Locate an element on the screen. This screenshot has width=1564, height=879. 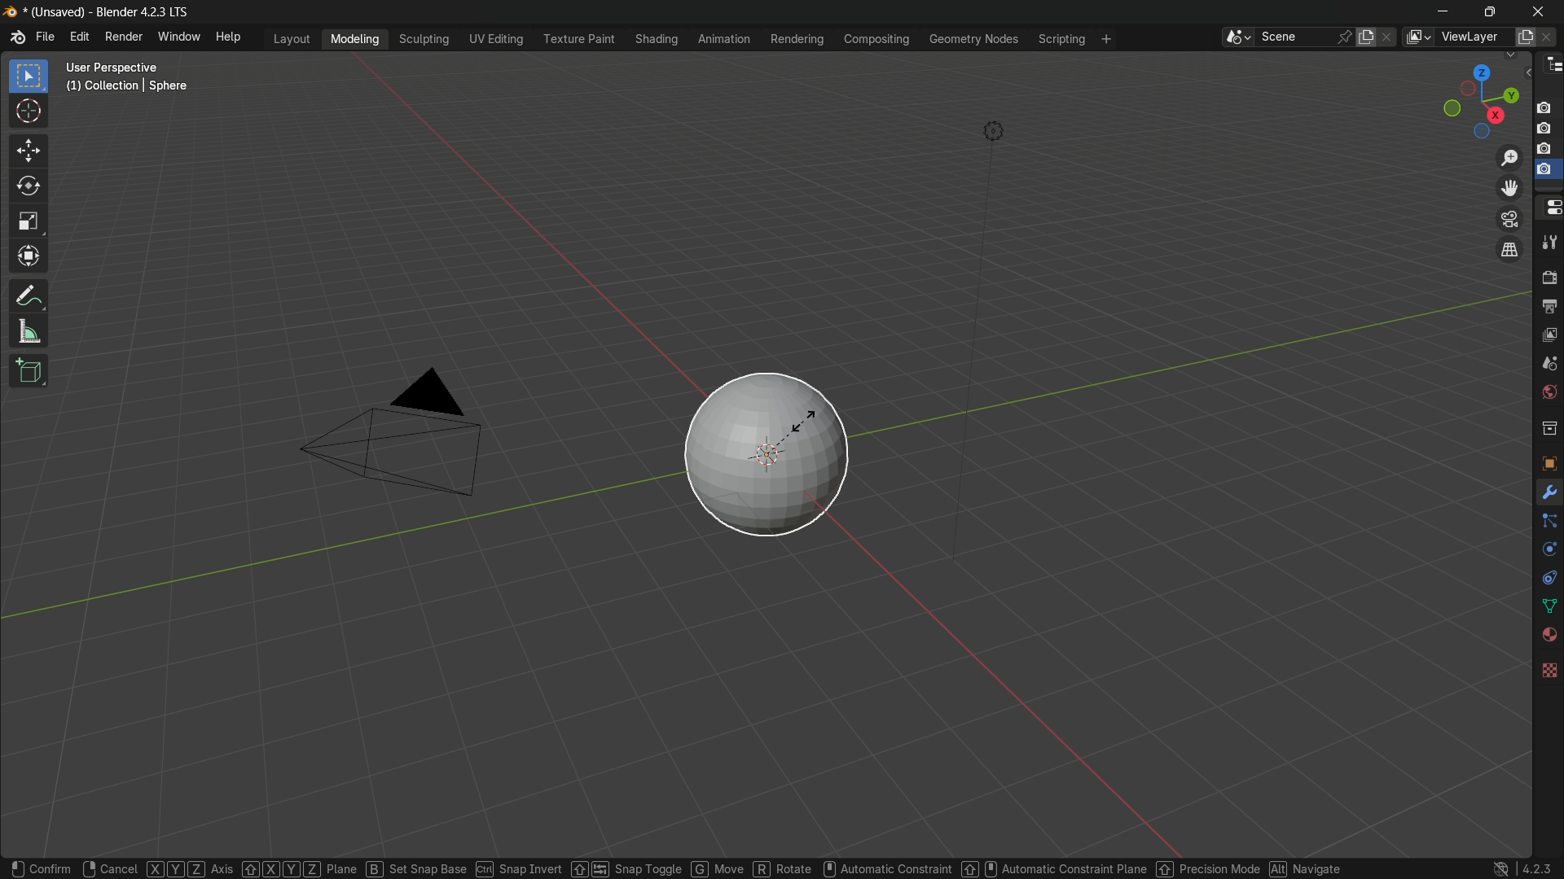
zoom in/out is located at coordinates (1509, 159).